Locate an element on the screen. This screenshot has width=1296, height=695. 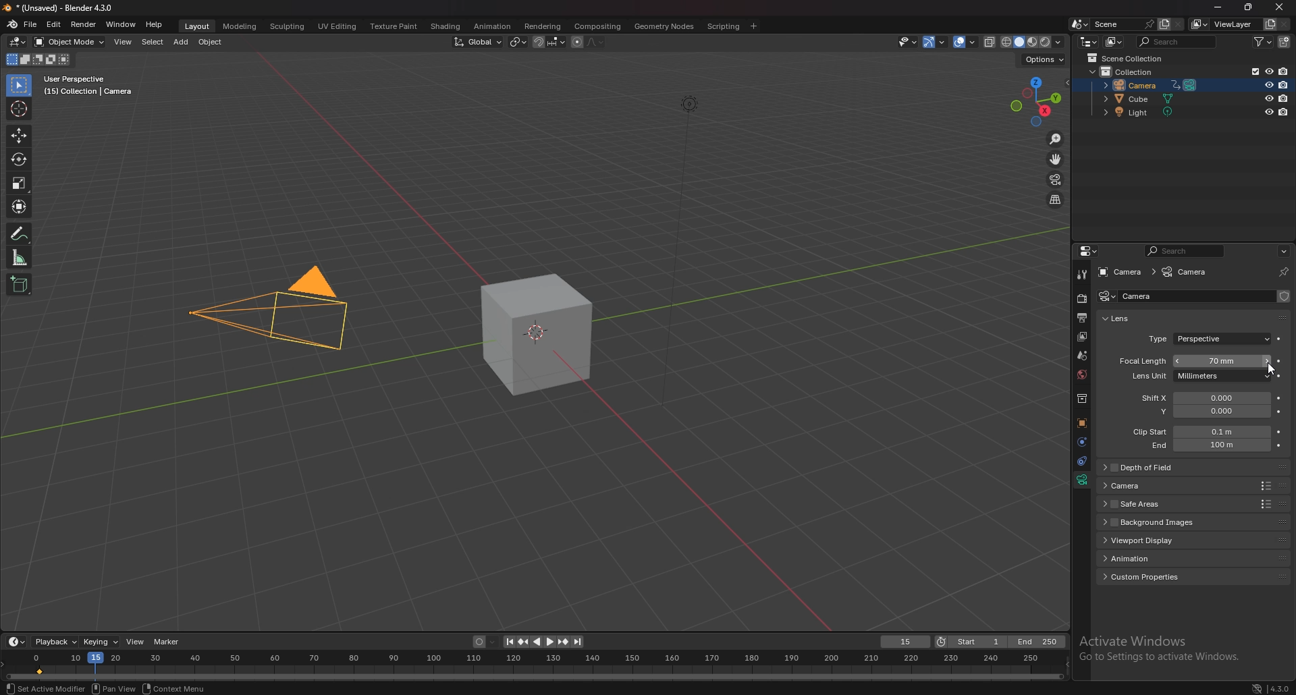
add viewlayer is located at coordinates (1270, 23).